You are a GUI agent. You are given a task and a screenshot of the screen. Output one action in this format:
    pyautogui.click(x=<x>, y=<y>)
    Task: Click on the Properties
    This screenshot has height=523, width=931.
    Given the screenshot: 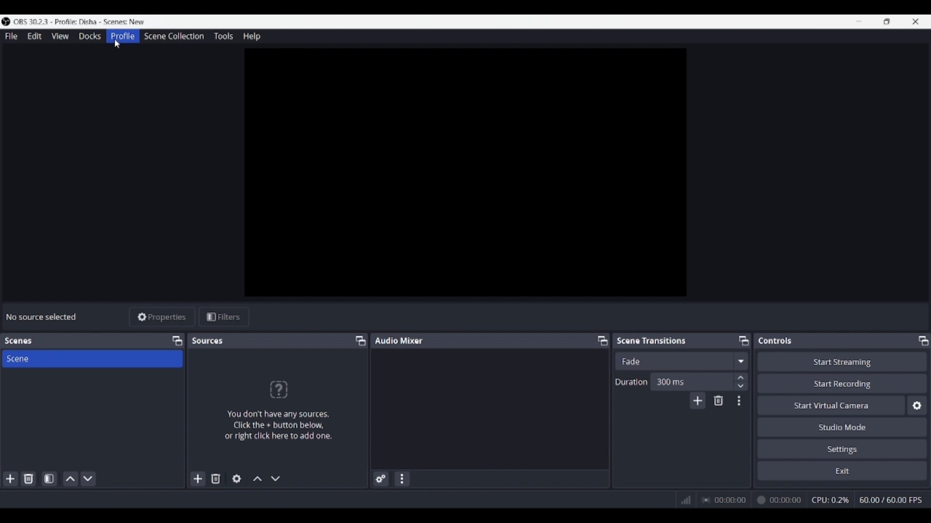 What is the action you would take?
    pyautogui.click(x=162, y=317)
    